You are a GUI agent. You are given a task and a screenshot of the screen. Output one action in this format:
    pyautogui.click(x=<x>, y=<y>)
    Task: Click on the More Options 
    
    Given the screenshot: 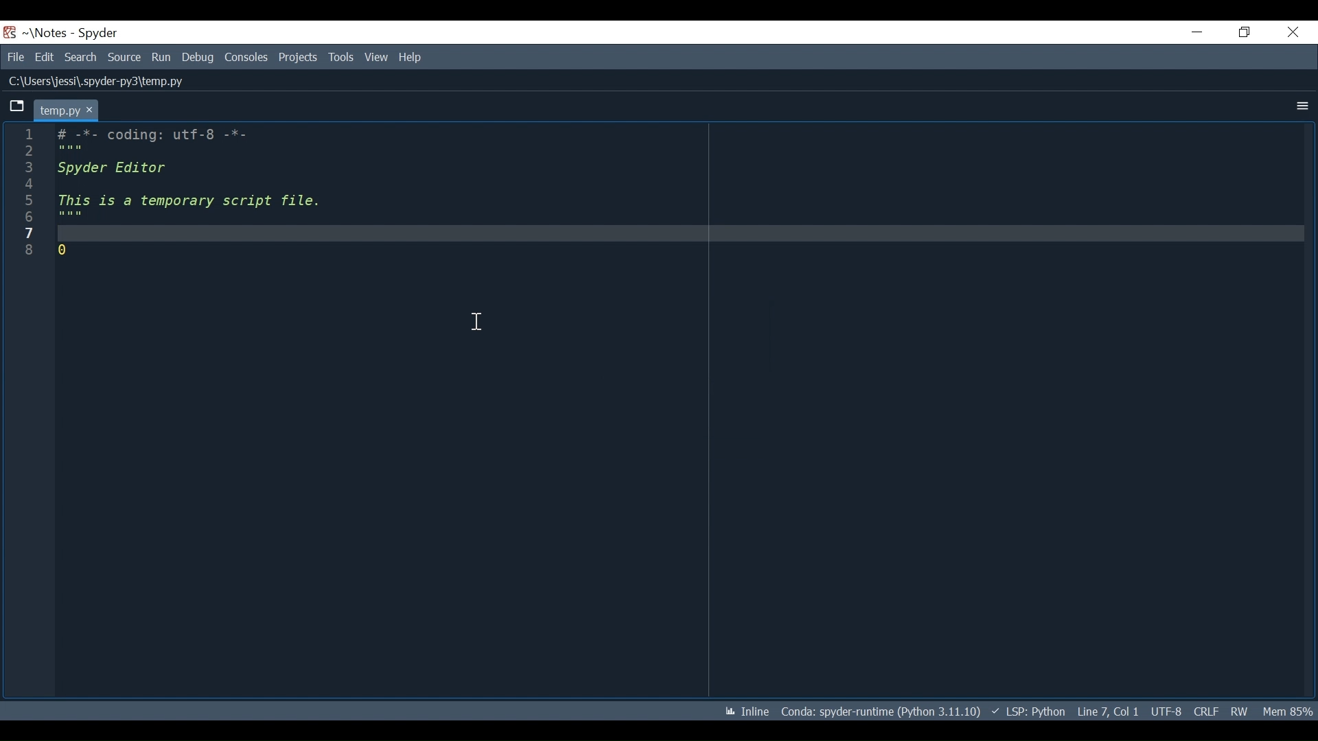 What is the action you would take?
    pyautogui.click(x=1304, y=106)
    